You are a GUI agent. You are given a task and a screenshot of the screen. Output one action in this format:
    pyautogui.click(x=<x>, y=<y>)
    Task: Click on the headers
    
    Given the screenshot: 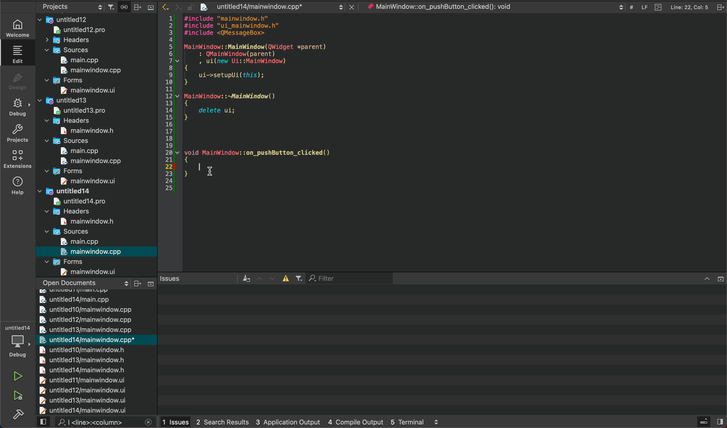 What is the action you would take?
    pyautogui.click(x=73, y=120)
    